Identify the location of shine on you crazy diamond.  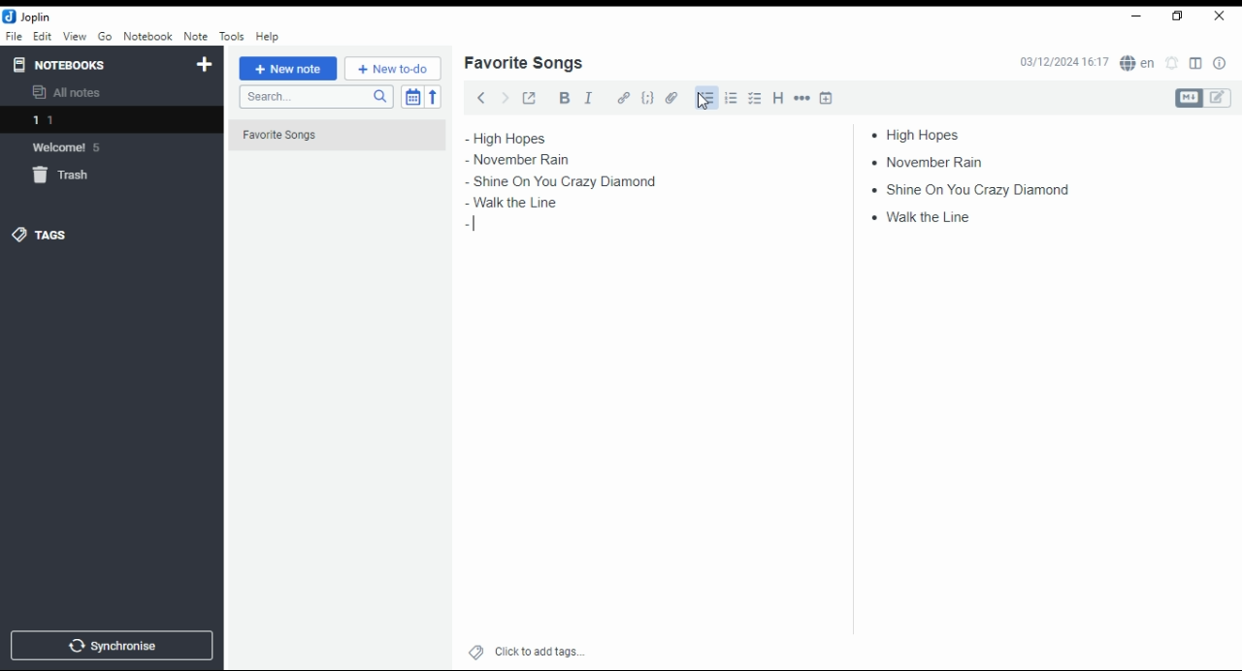
(967, 188).